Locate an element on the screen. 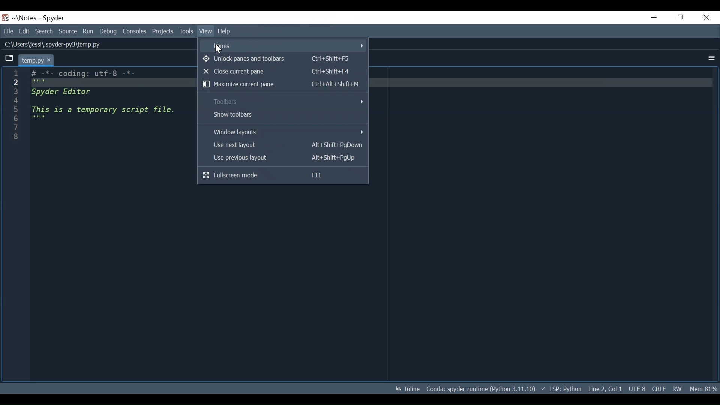 This screenshot has height=405, width=720. Debug is located at coordinates (108, 31).